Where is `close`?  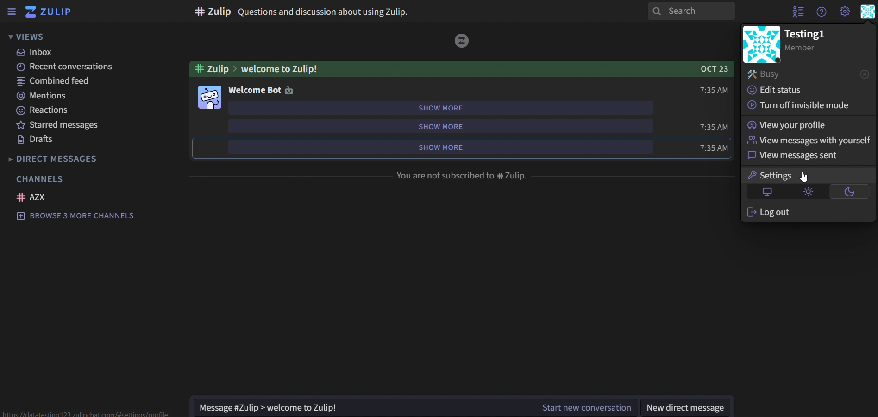 close is located at coordinates (864, 74).